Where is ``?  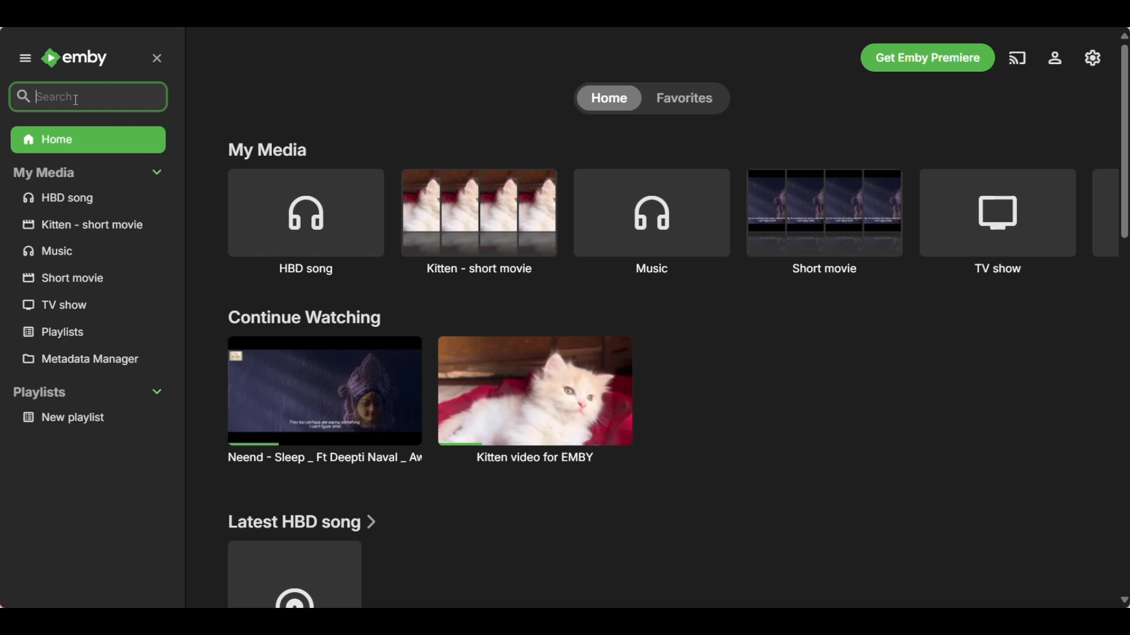  is located at coordinates (1119, 138).